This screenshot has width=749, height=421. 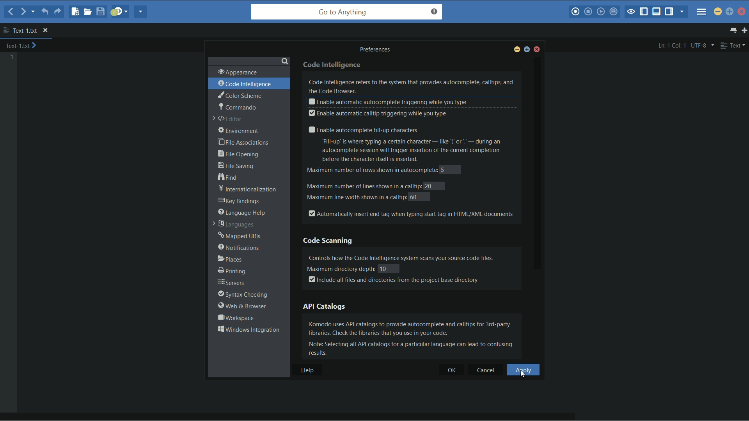 What do you see at coordinates (248, 60) in the screenshot?
I see `search bar` at bounding box center [248, 60].